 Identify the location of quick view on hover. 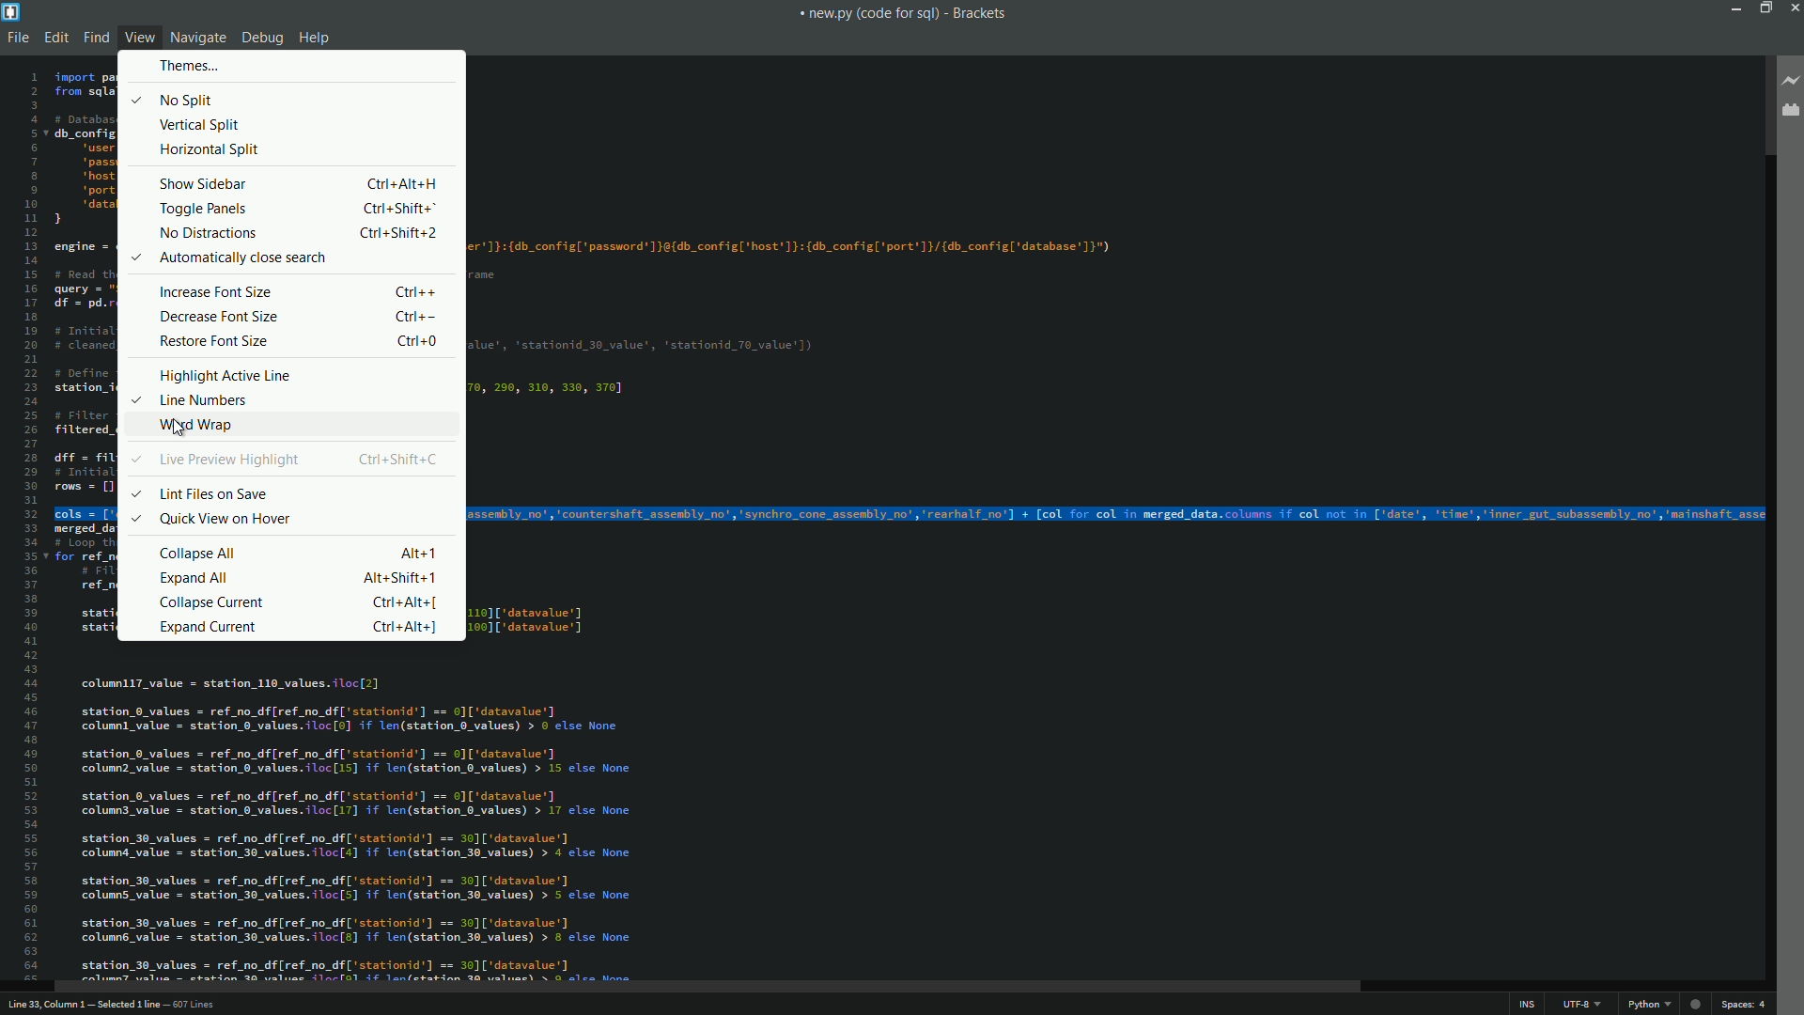
(207, 518).